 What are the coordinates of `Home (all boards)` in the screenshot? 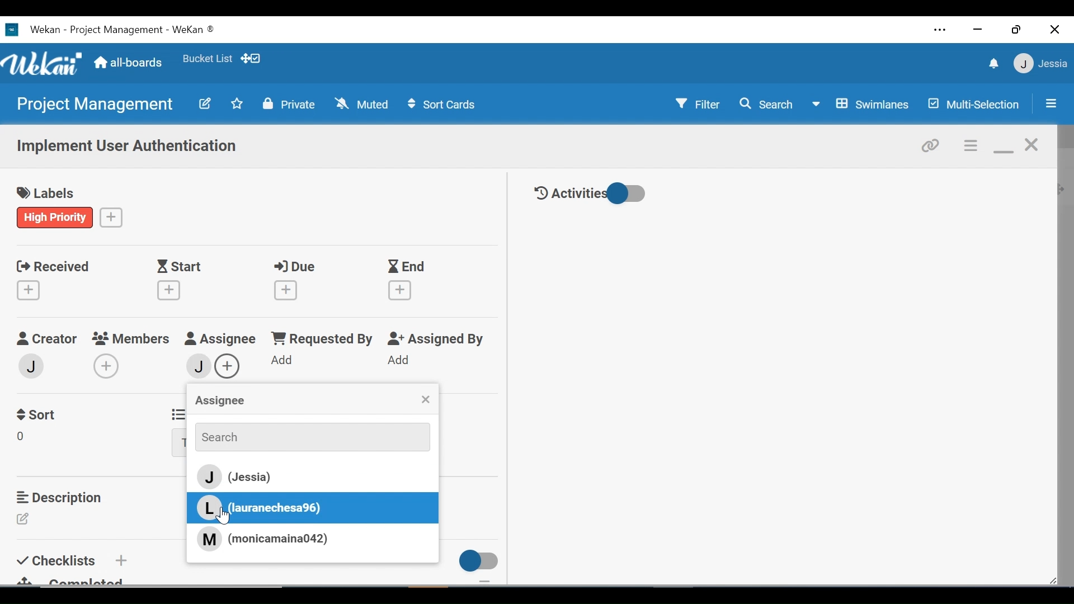 It's located at (129, 63).